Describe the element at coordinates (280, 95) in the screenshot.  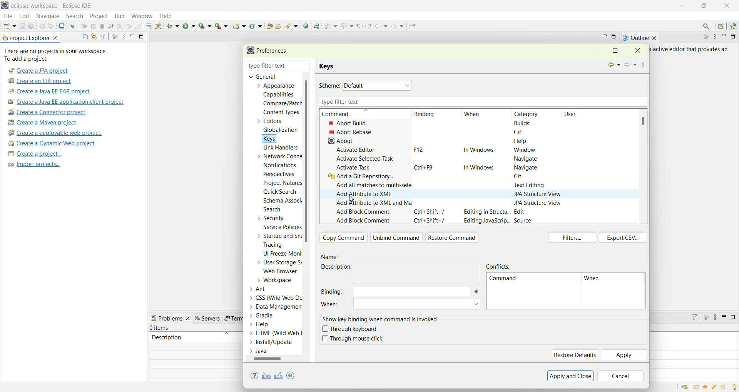
I see `capabilities` at that location.